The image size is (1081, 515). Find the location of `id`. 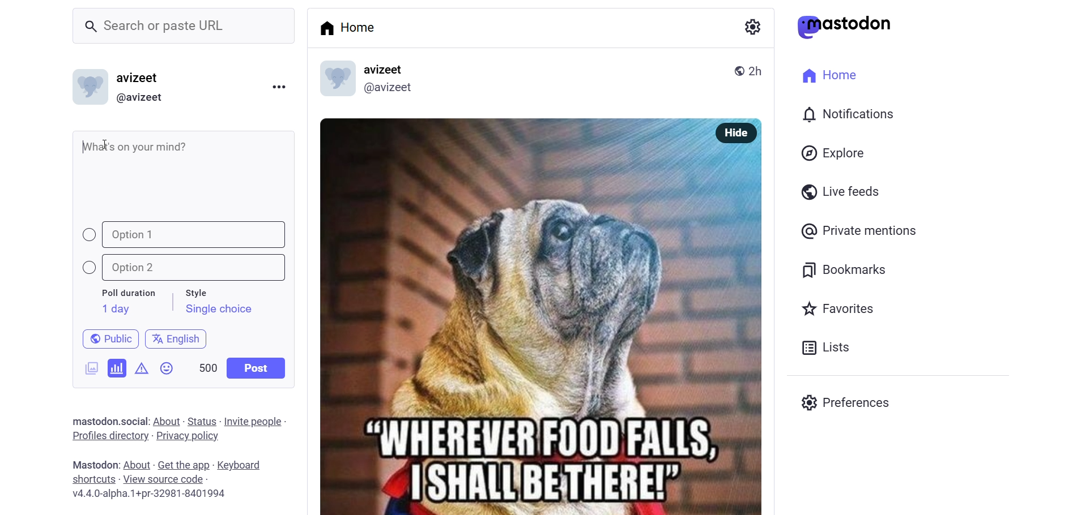

id is located at coordinates (87, 89).